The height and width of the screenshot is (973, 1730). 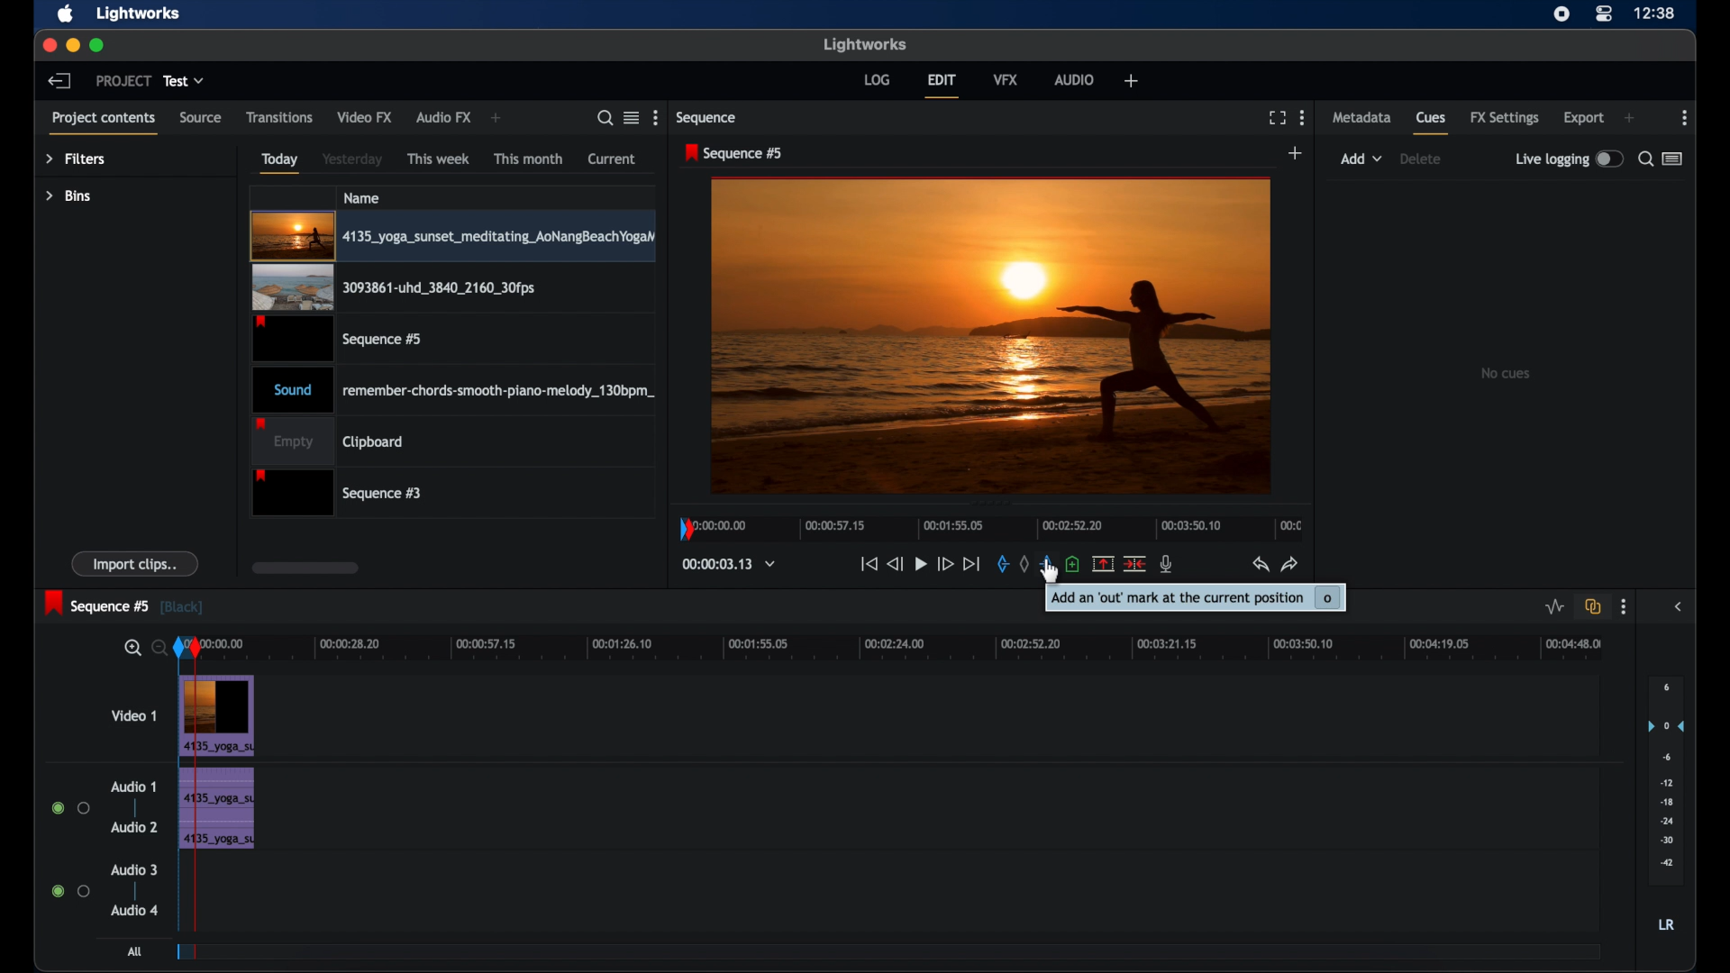 I want to click on scroll box, so click(x=305, y=567).